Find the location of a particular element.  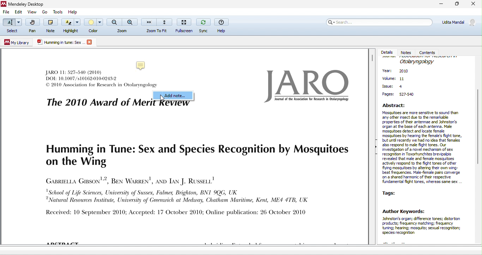

highlight is located at coordinates (71, 26).